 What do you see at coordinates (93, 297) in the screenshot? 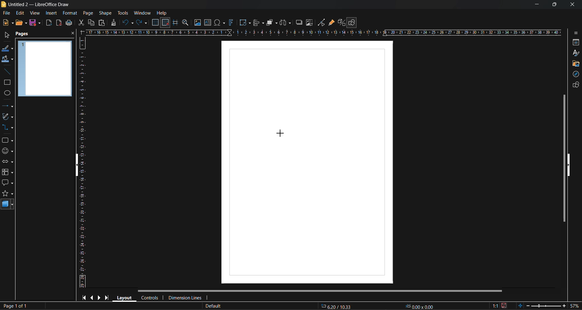
I see `previous` at bounding box center [93, 297].